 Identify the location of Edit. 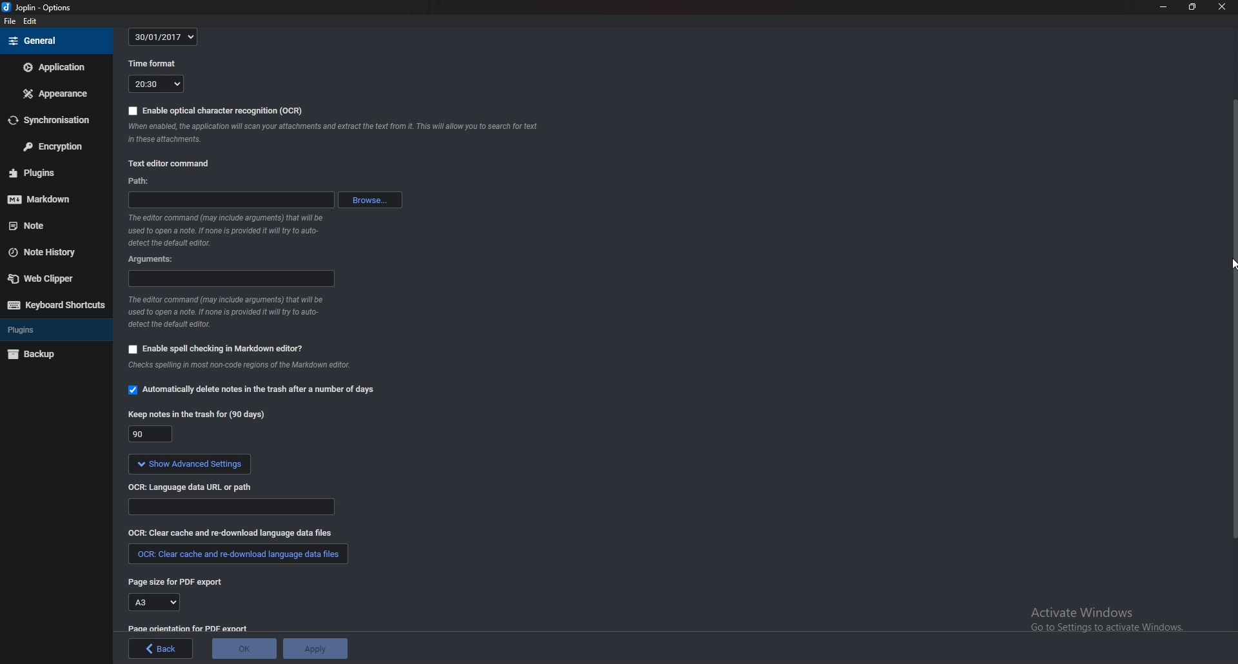
(30, 21).